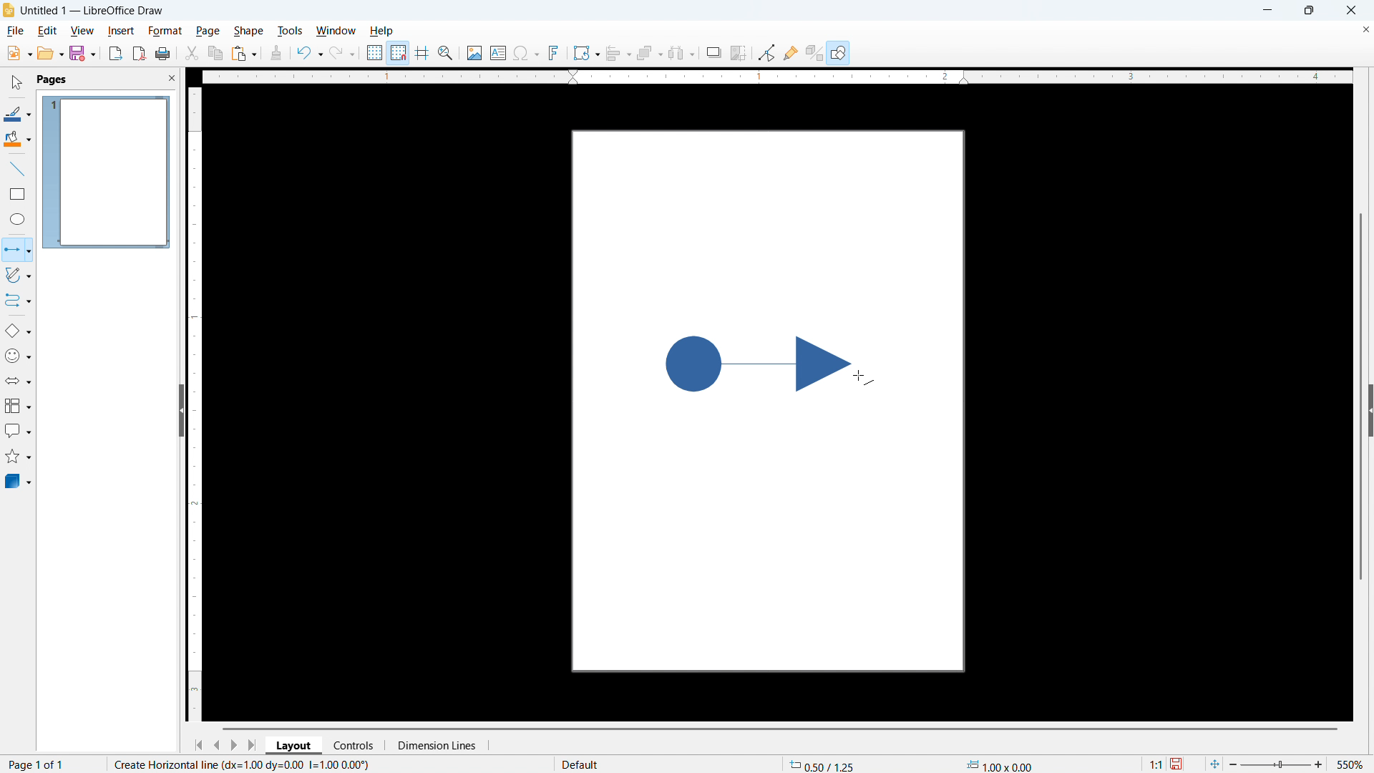  I want to click on show Glue Point functions , so click(790, 52).